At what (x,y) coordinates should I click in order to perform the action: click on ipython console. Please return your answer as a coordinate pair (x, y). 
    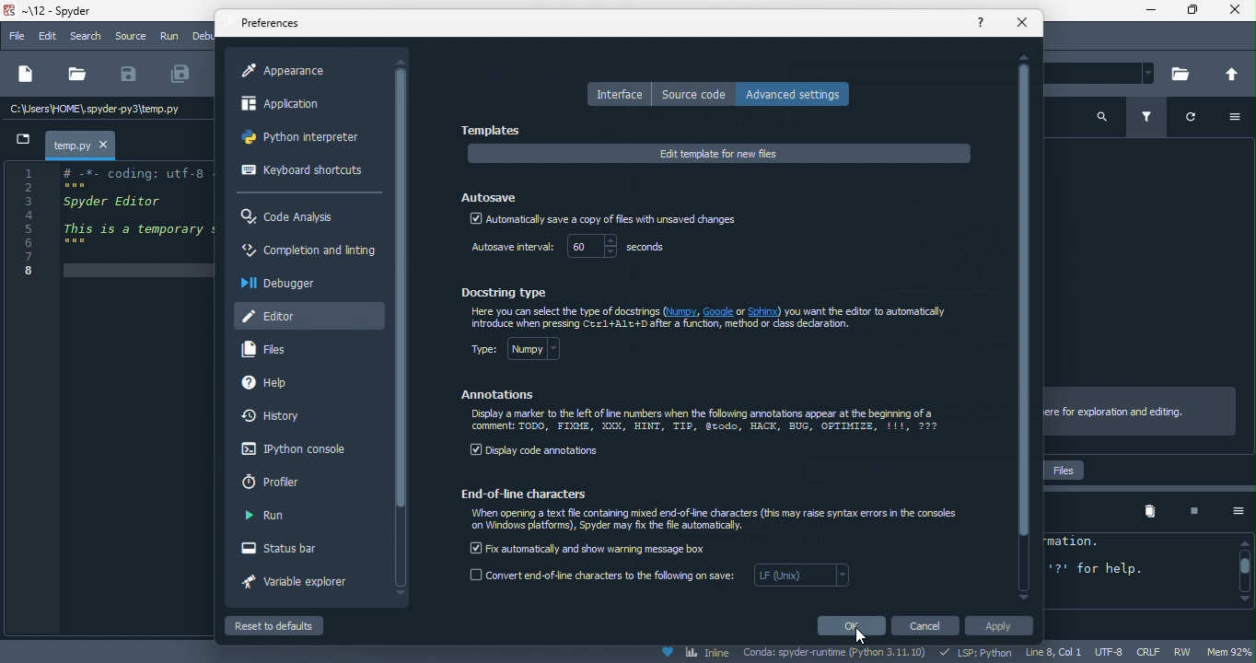
    Looking at the image, I should click on (290, 450).